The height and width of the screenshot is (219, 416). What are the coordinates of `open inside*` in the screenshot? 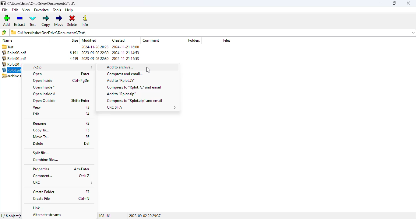 It's located at (44, 87).